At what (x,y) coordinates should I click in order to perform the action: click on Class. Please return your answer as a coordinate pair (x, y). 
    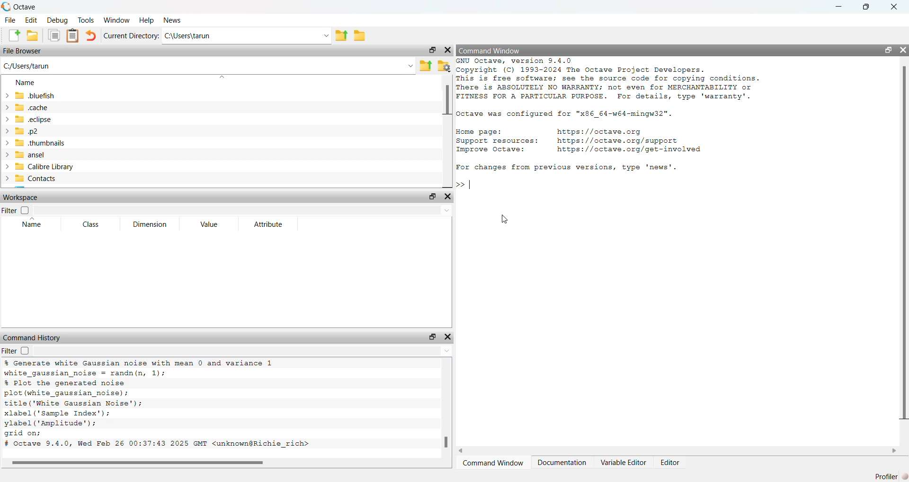
    Looking at the image, I should click on (89, 226).